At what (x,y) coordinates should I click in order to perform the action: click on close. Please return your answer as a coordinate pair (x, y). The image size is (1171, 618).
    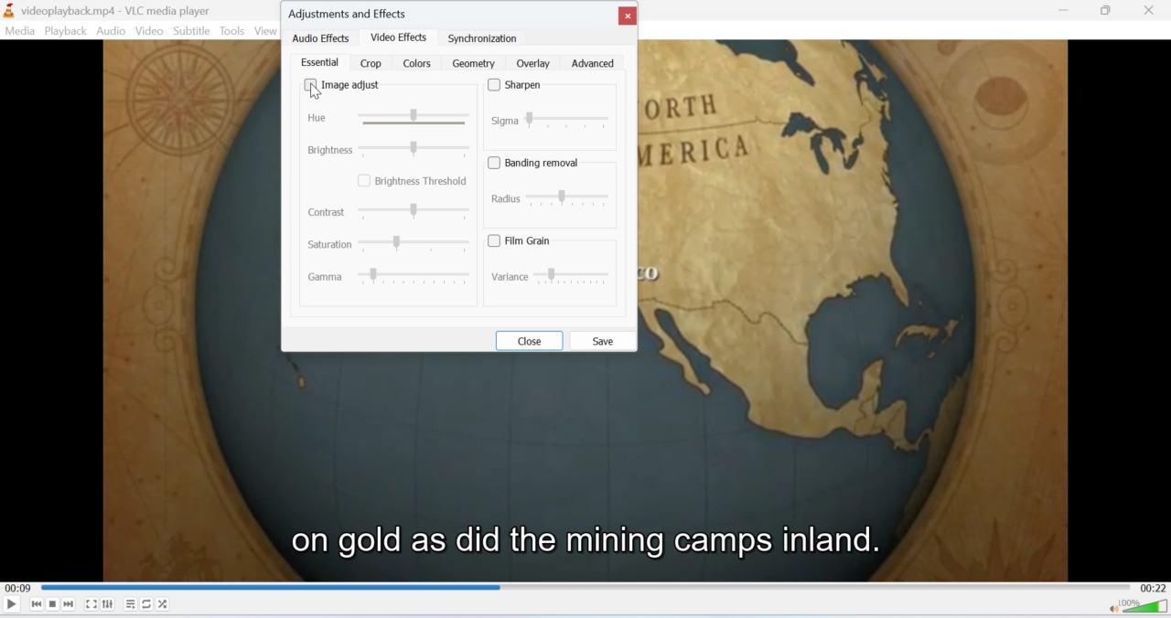
    Looking at the image, I should click on (628, 16).